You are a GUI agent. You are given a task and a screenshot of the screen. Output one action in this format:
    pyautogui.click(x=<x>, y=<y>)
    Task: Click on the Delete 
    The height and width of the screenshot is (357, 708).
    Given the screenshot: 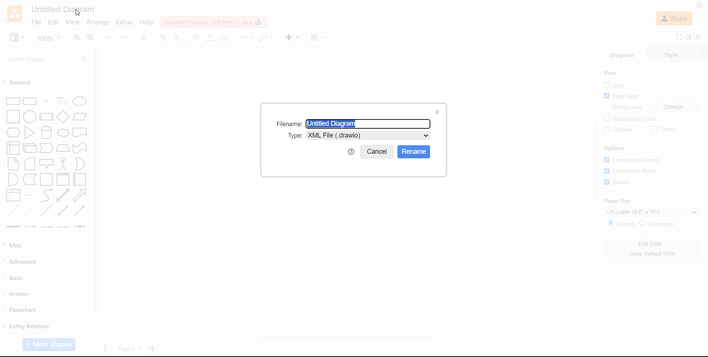 What is the action you would take?
    pyautogui.click(x=144, y=37)
    